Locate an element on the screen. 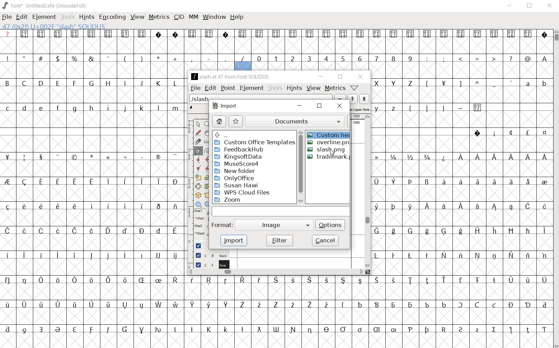 The image size is (559, 348). FeedbackHub is located at coordinates (240, 150).